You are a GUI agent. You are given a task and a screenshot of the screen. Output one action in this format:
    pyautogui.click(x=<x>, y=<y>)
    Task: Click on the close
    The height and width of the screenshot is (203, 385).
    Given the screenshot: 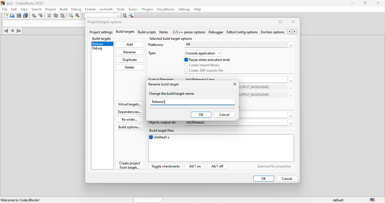 What is the action you would take?
    pyautogui.click(x=234, y=85)
    